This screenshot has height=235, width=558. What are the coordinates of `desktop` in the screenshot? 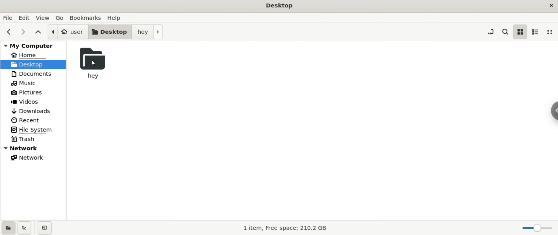 It's located at (110, 31).